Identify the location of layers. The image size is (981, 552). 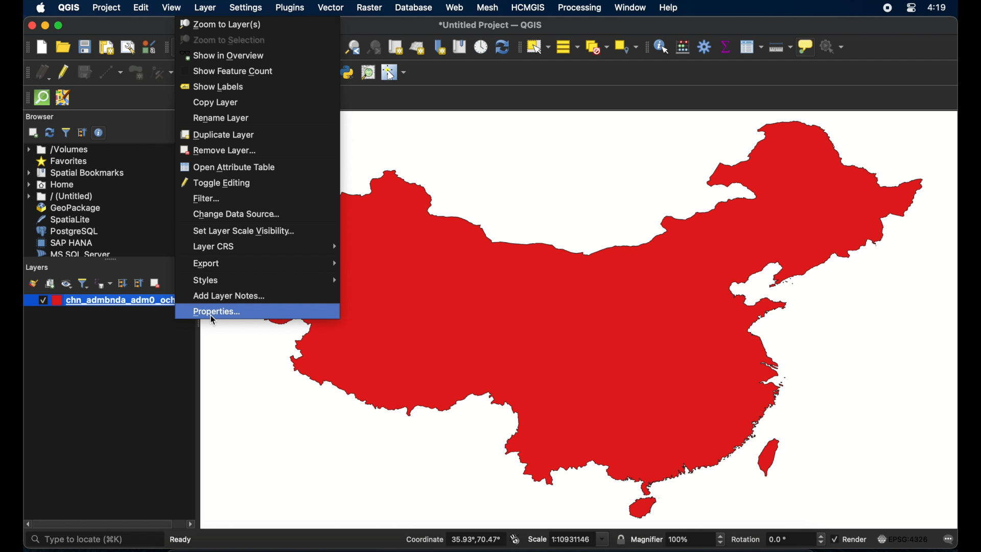
(38, 268).